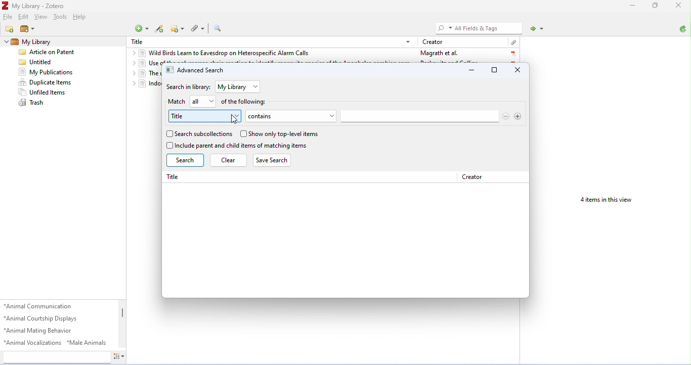 The width and height of the screenshot is (691, 365). I want to click on drop-down, so click(133, 53).